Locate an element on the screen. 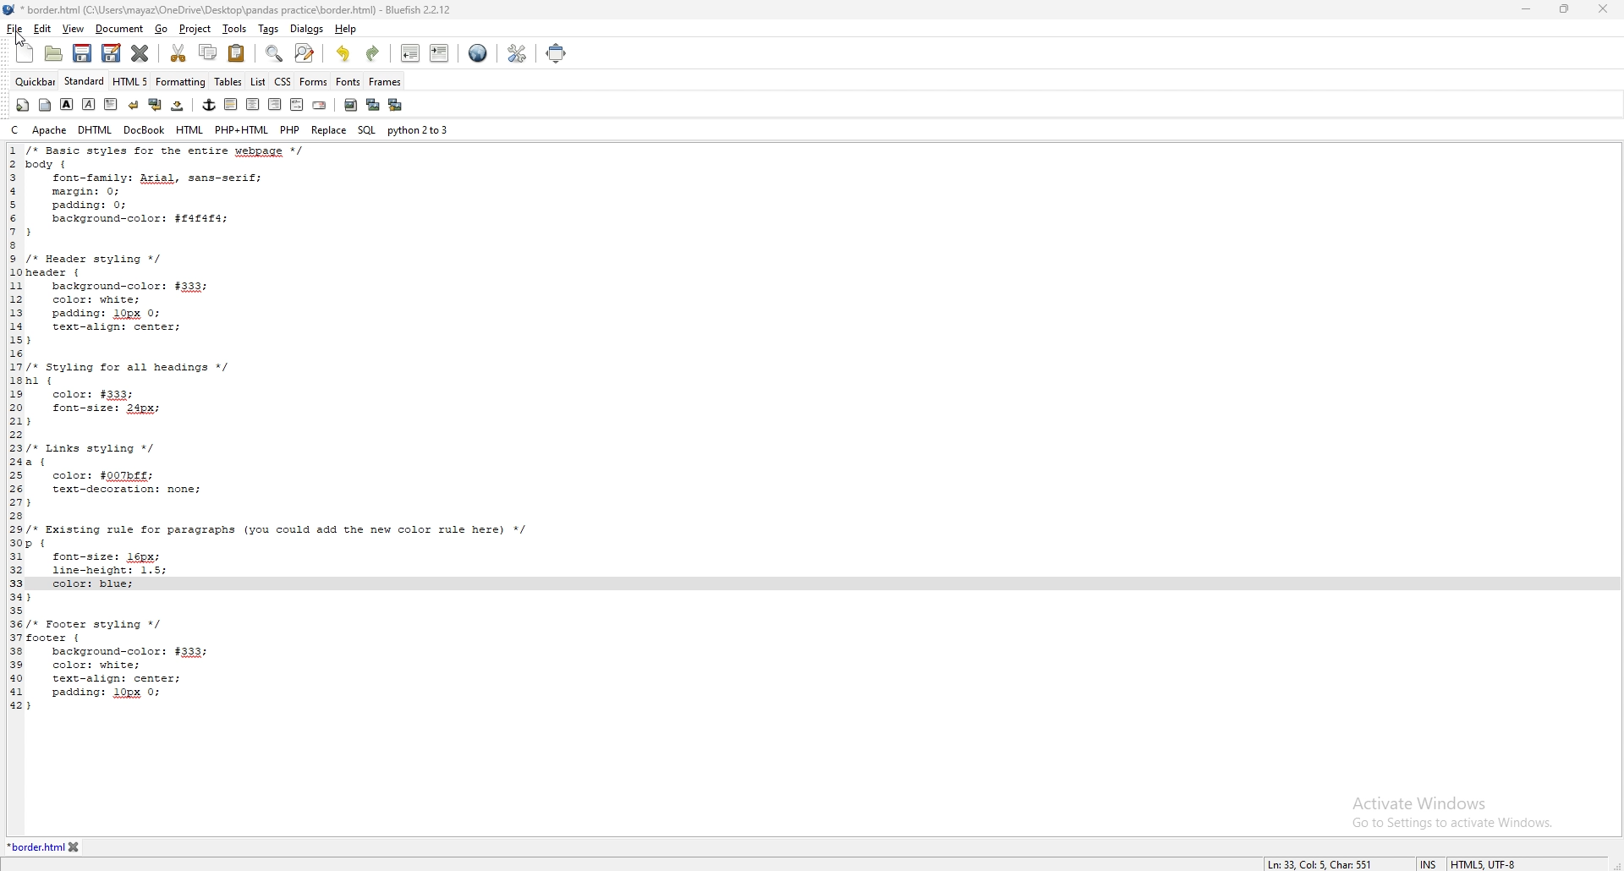 The height and width of the screenshot is (871, 1624). redo is located at coordinates (373, 52).